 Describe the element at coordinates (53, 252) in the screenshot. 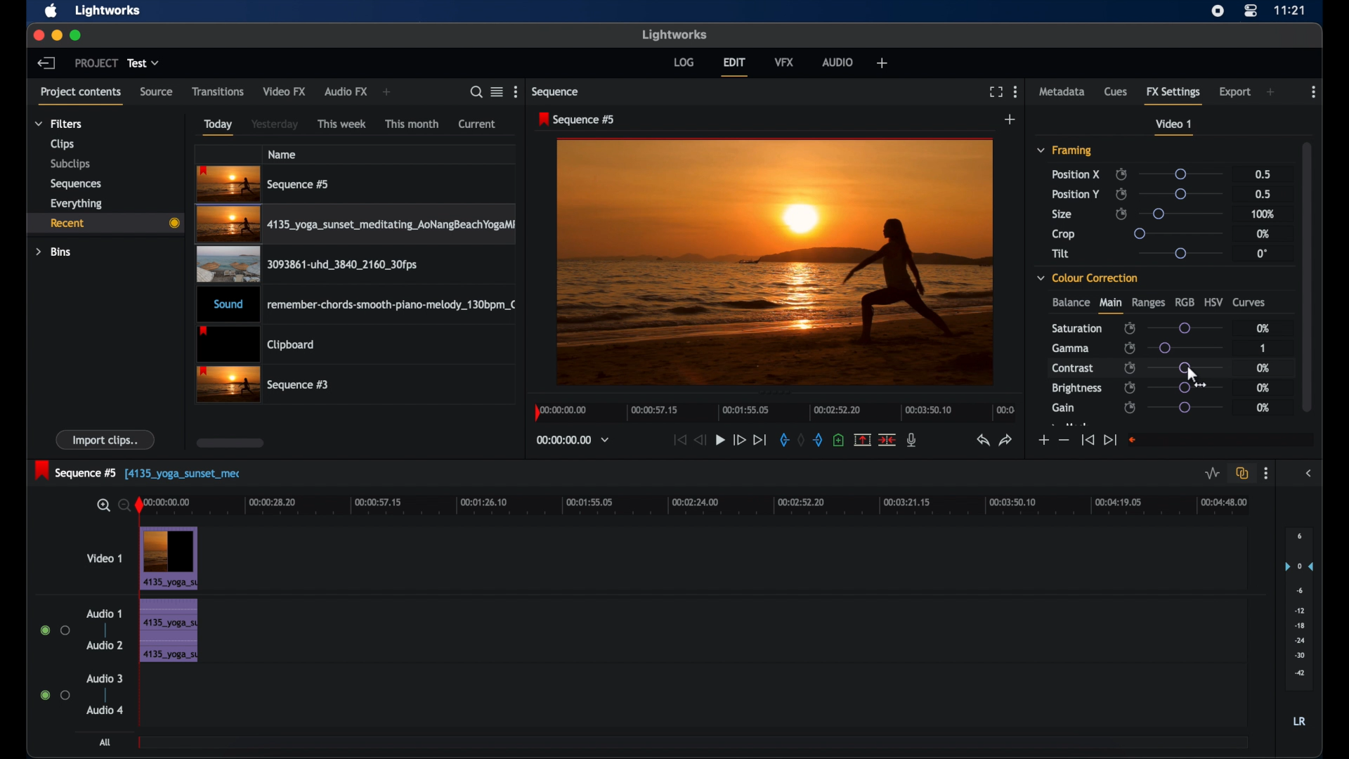

I see `bins` at that location.